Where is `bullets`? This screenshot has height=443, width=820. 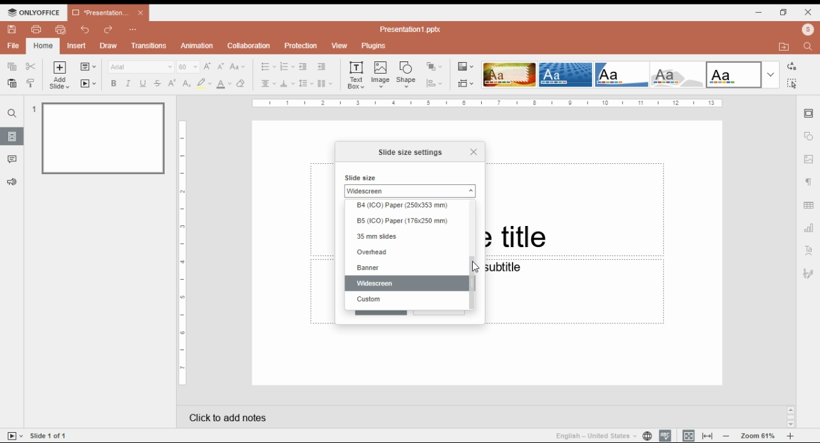 bullets is located at coordinates (268, 67).